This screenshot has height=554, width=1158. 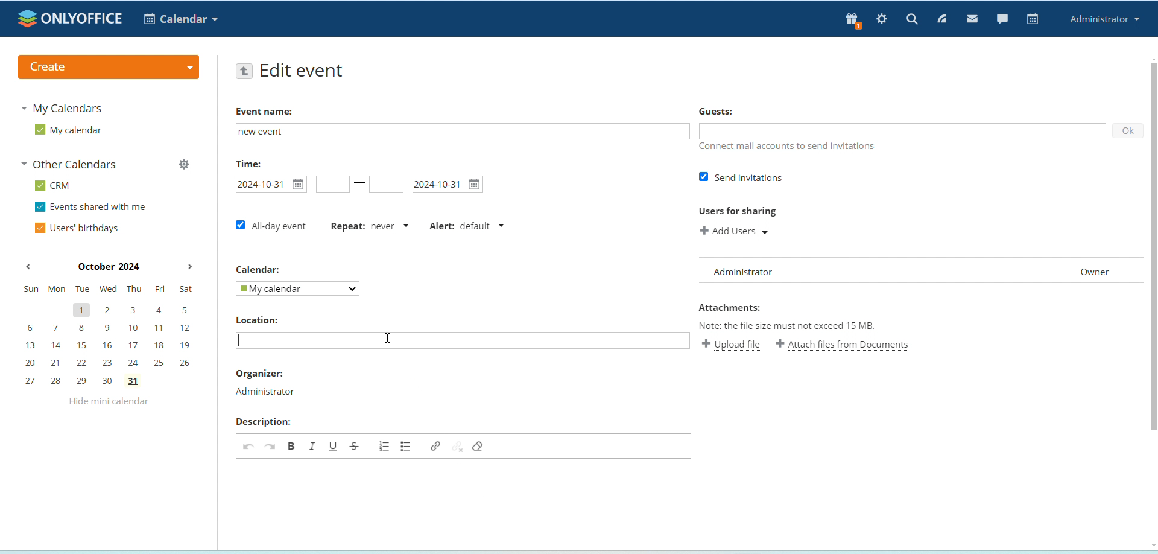 What do you see at coordinates (262, 422) in the screenshot?
I see `Description` at bounding box center [262, 422].